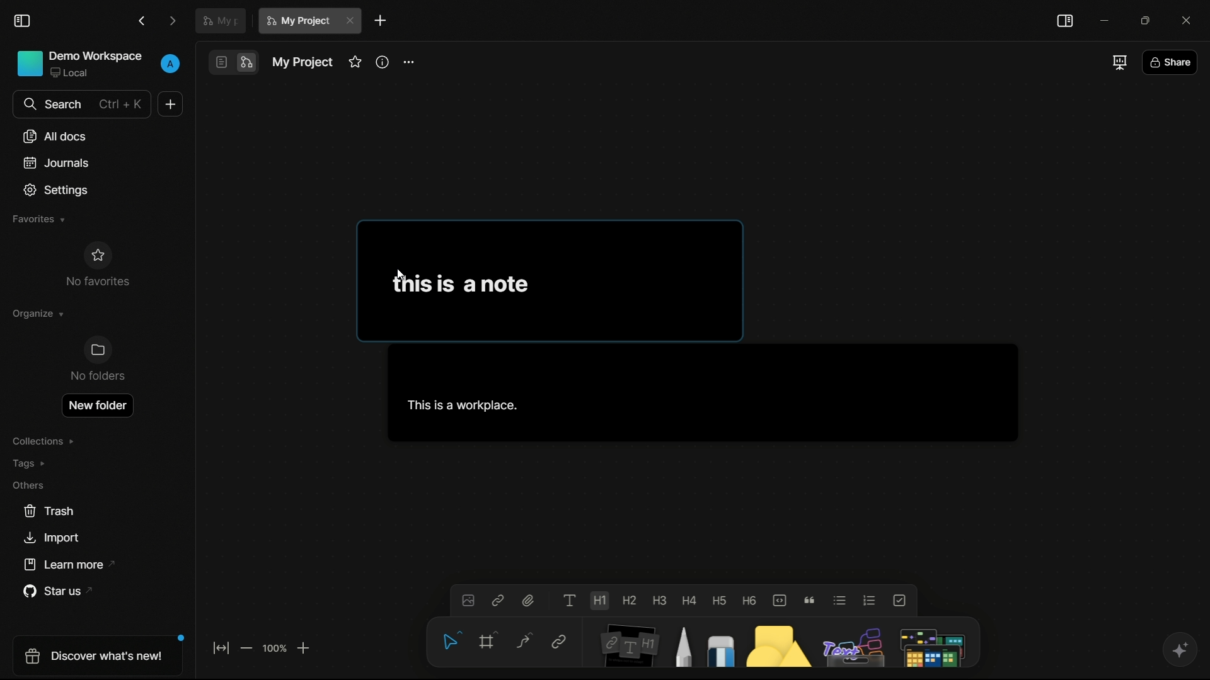  Describe the element at coordinates (661, 598) in the screenshot. I see `heading 3` at that location.